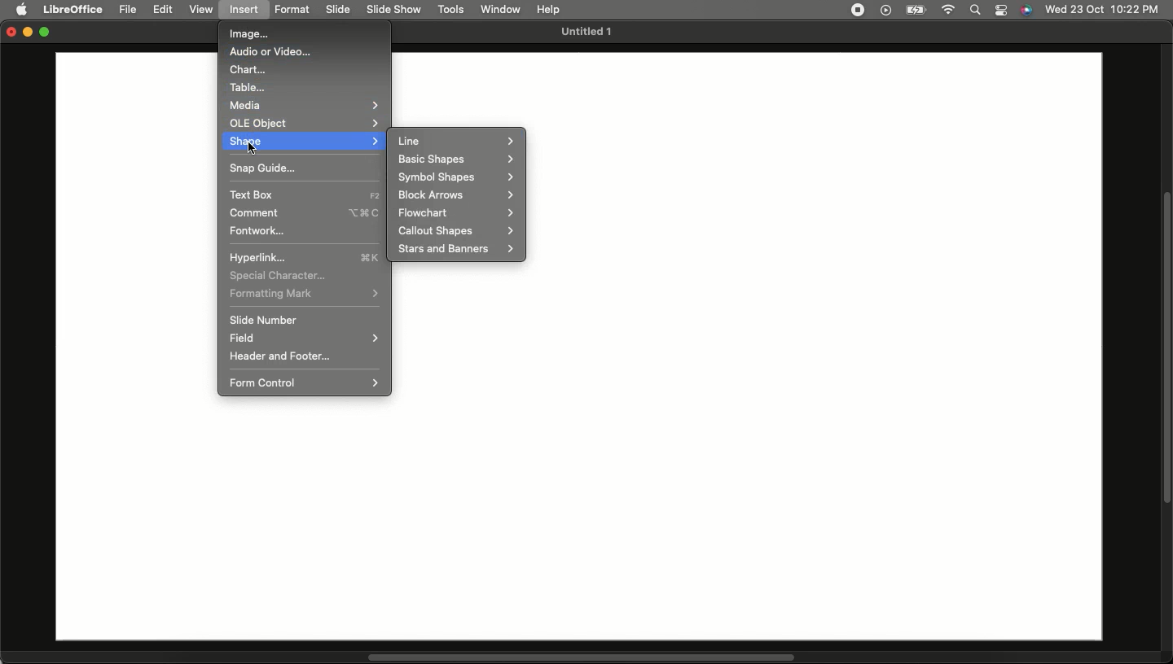  I want to click on Field, so click(305, 339).